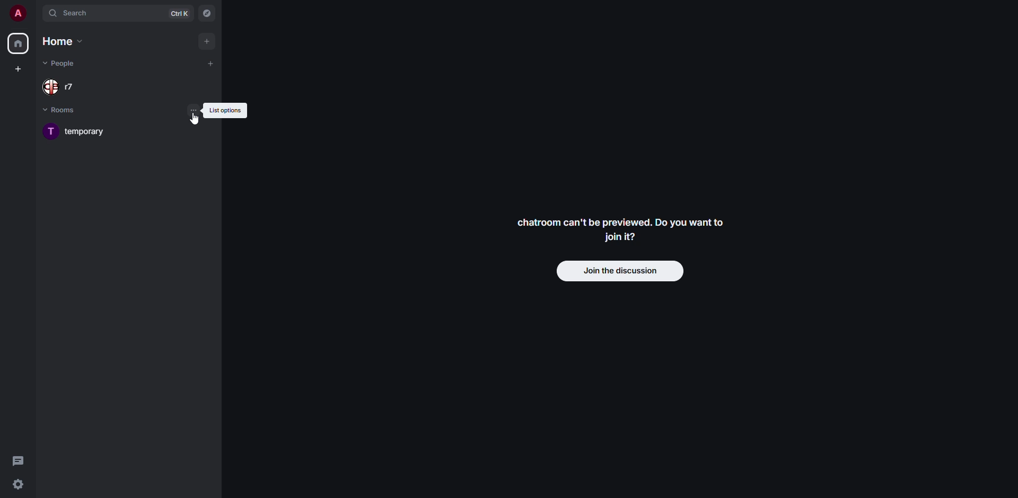  I want to click on people, so click(62, 87).